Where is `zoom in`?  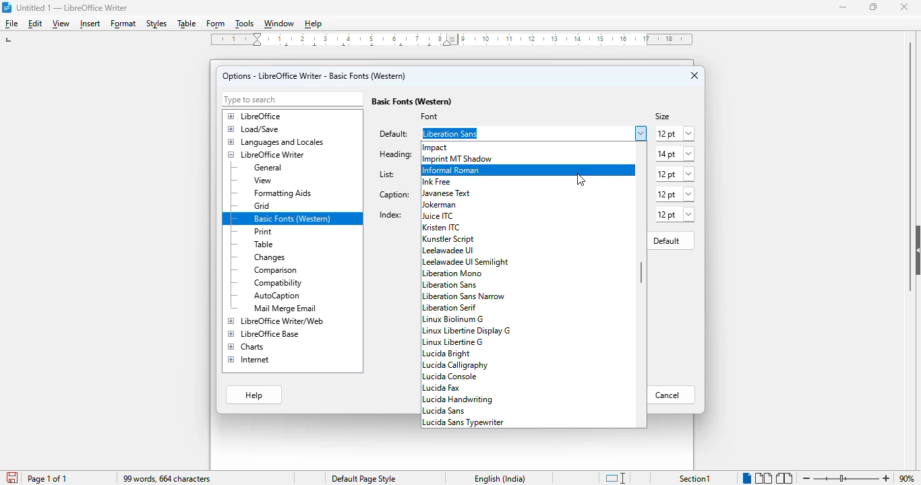
zoom in is located at coordinates (887, 478).